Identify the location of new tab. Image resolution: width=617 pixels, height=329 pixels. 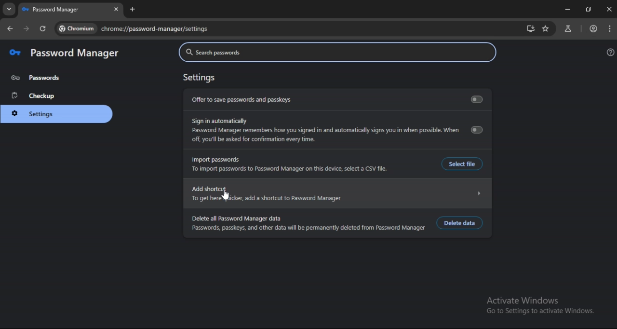
(133, 9).